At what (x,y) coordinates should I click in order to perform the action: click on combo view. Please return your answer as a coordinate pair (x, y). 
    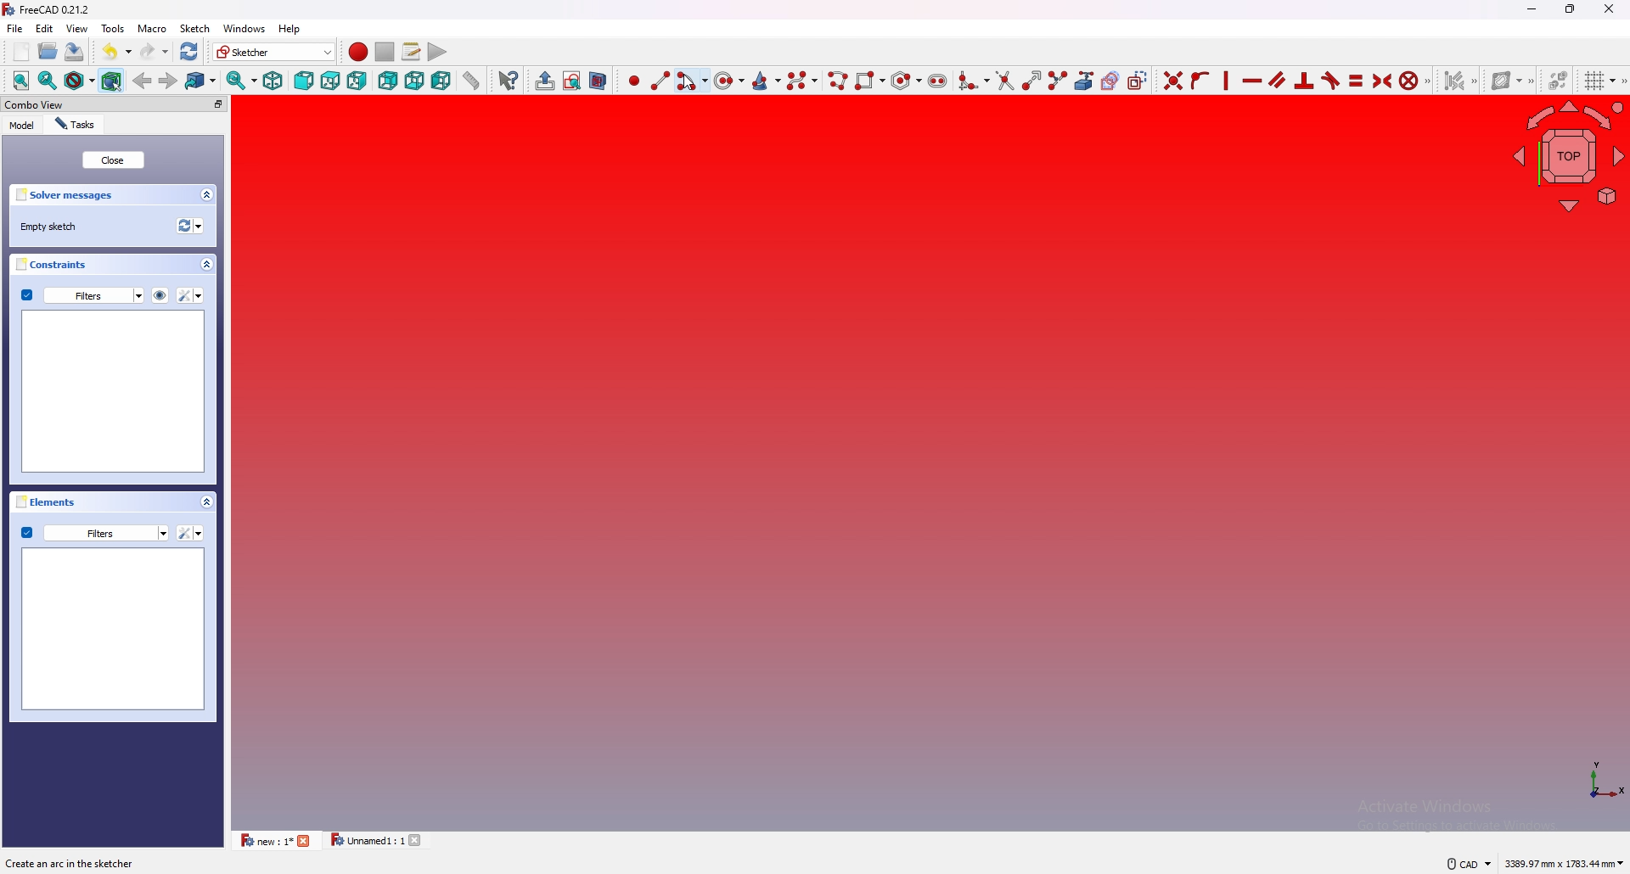
    Looking at the image, I should click on (74, 104).